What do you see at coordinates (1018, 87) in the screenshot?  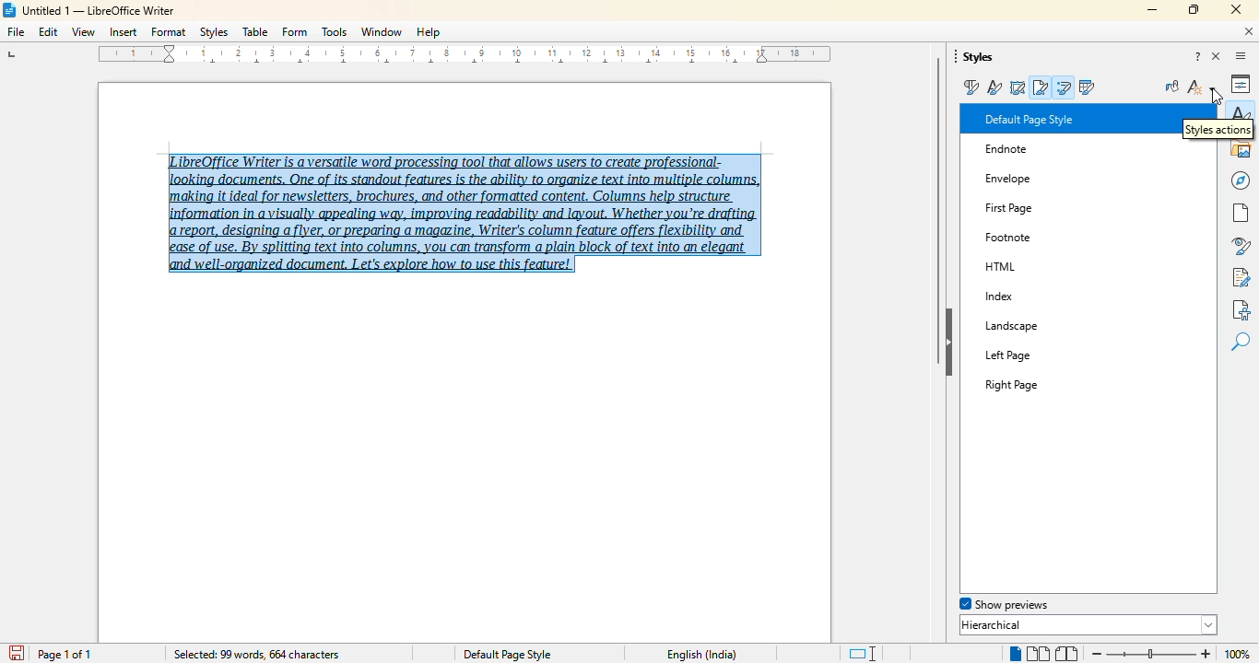 I see `frame styles` at bounding box center [1018, 87].